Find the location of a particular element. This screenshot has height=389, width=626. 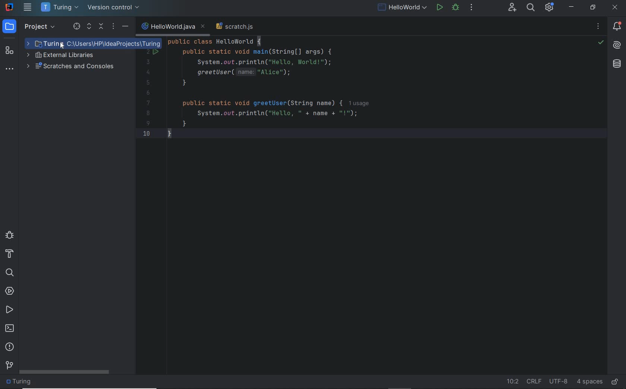

cursor is located at coordinates (59, 44).